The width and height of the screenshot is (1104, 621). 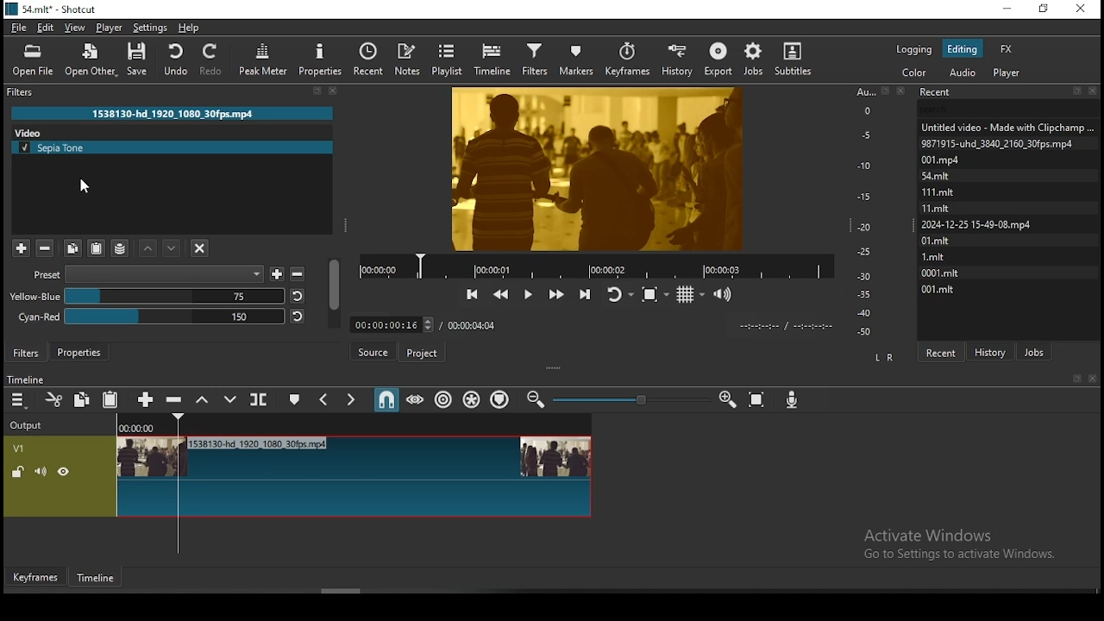 I want to click on keyframes, so click(x=630, y=56).